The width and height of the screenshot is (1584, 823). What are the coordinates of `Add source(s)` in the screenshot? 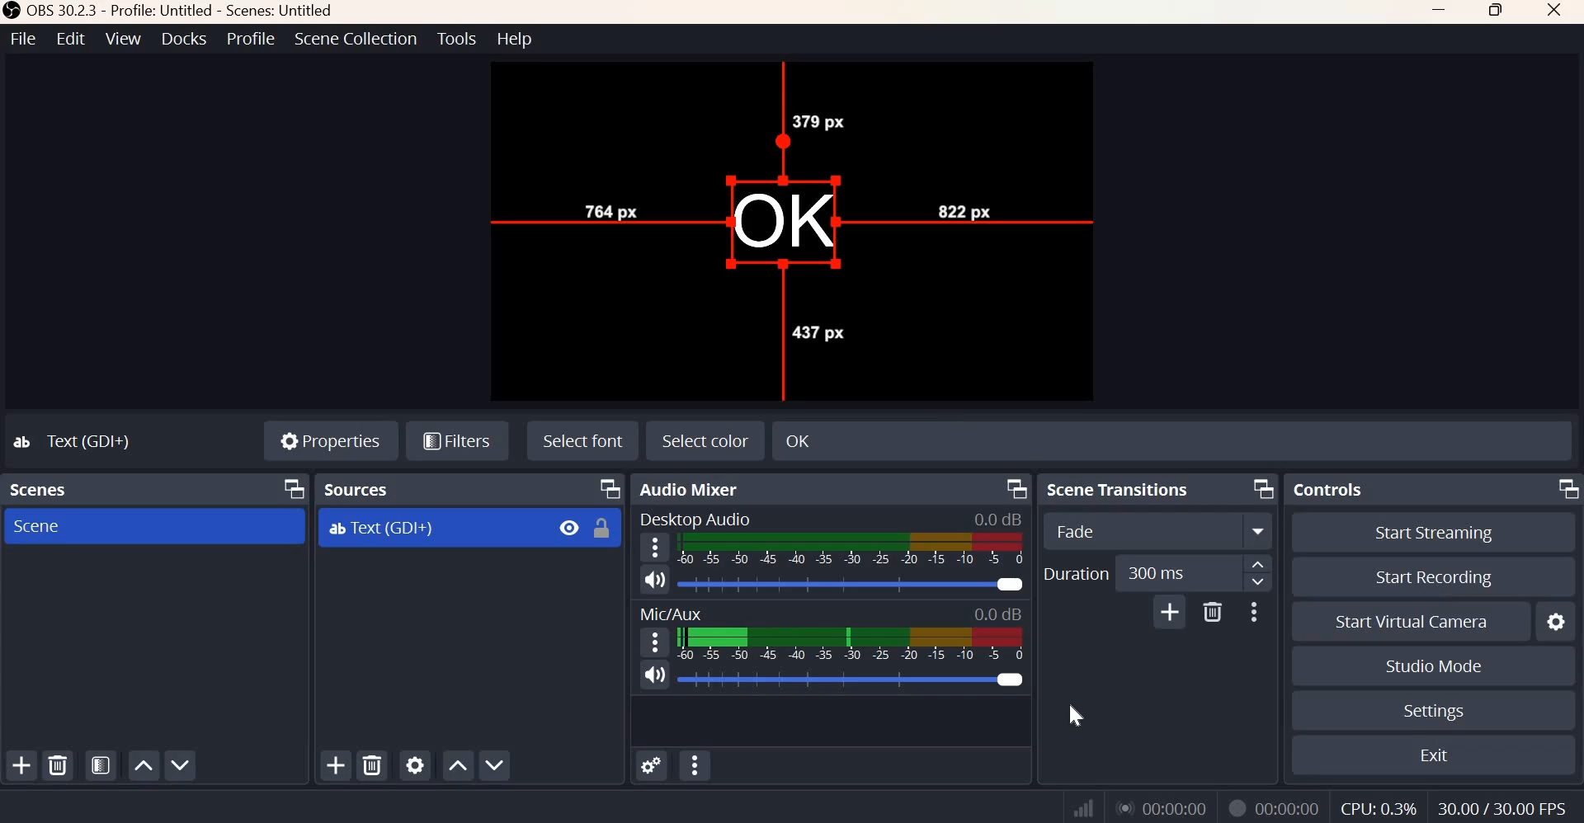 It's located at (337, 766).